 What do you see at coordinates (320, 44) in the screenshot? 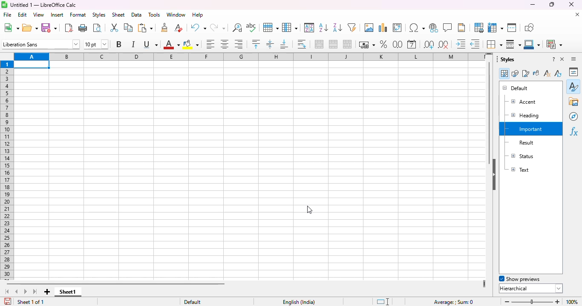
I see `merge and center or unmerge cells depending on the current toggle state` at bounding box center [320, 44].